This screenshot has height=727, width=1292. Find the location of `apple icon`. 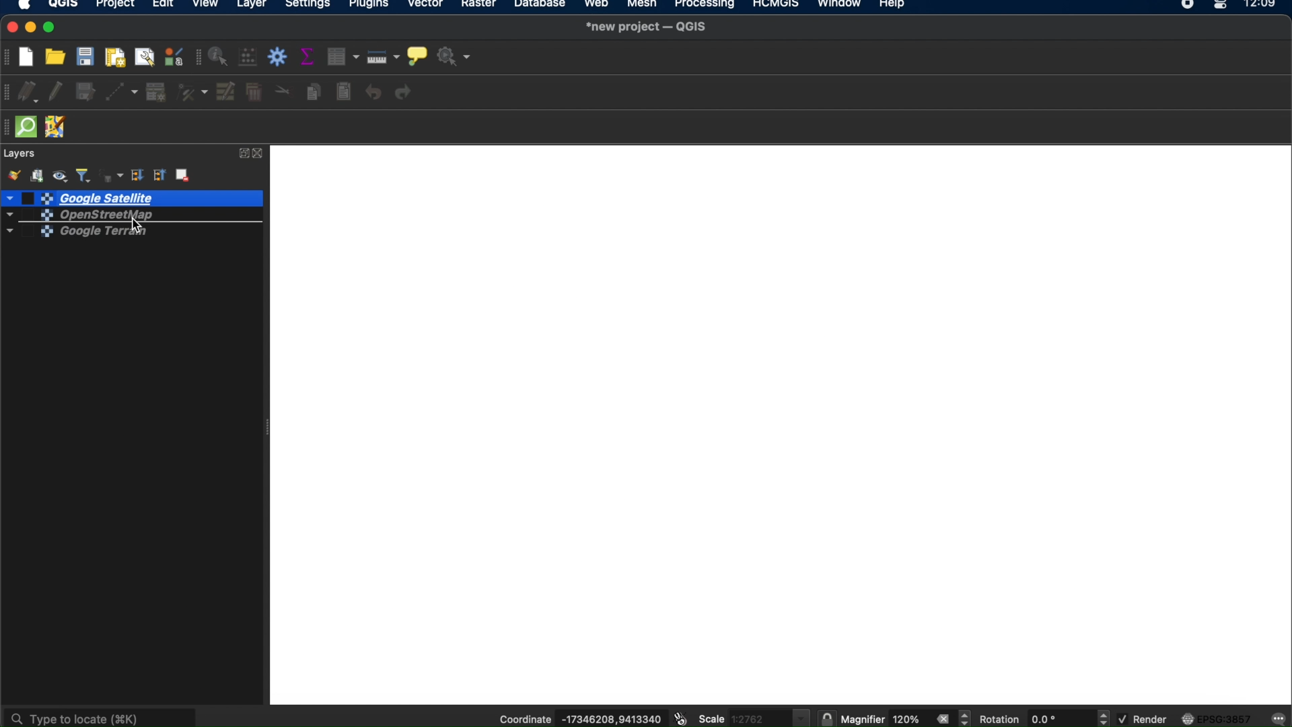

apple icon is located at coordinates (29, 6).